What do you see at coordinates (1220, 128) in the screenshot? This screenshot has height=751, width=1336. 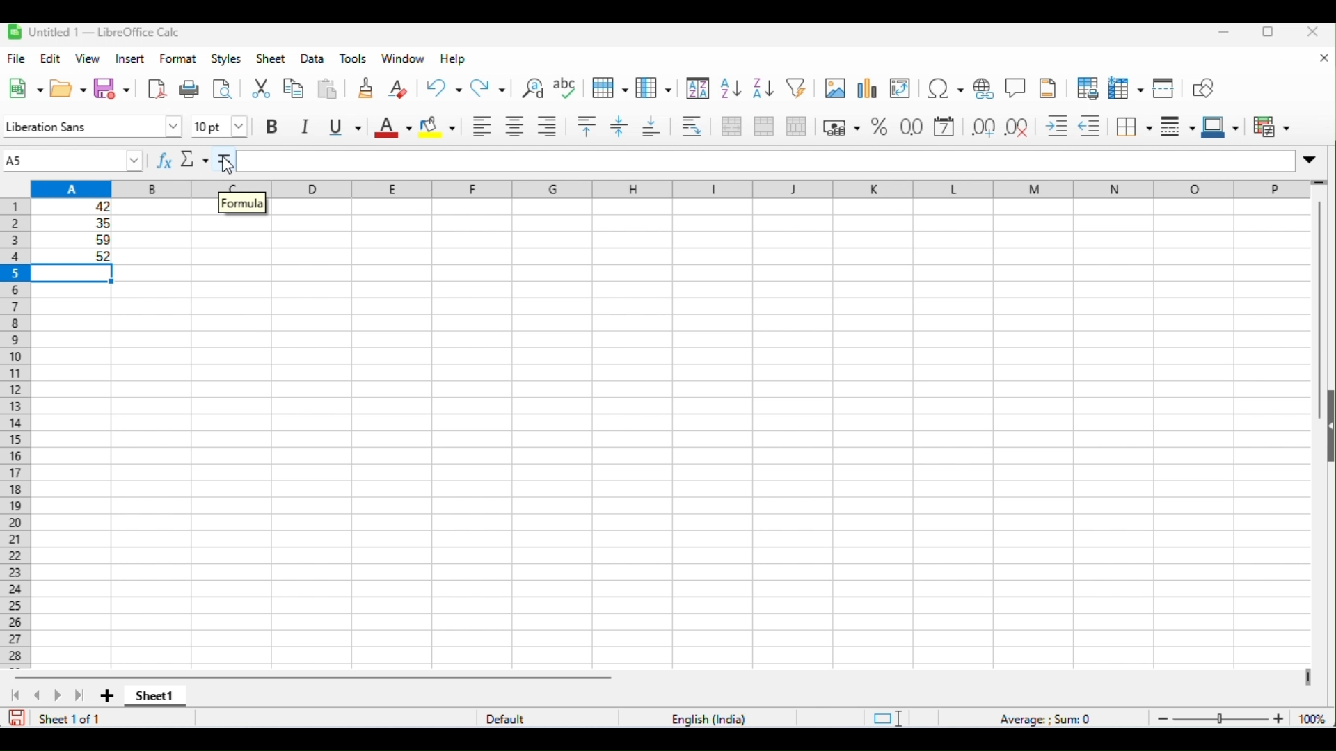 I see `border color` at bounding box center [1220, 128].